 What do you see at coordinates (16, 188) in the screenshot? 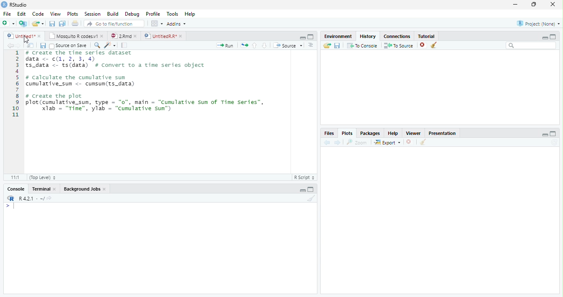
I see `Console` at bounding box center [16, 188].